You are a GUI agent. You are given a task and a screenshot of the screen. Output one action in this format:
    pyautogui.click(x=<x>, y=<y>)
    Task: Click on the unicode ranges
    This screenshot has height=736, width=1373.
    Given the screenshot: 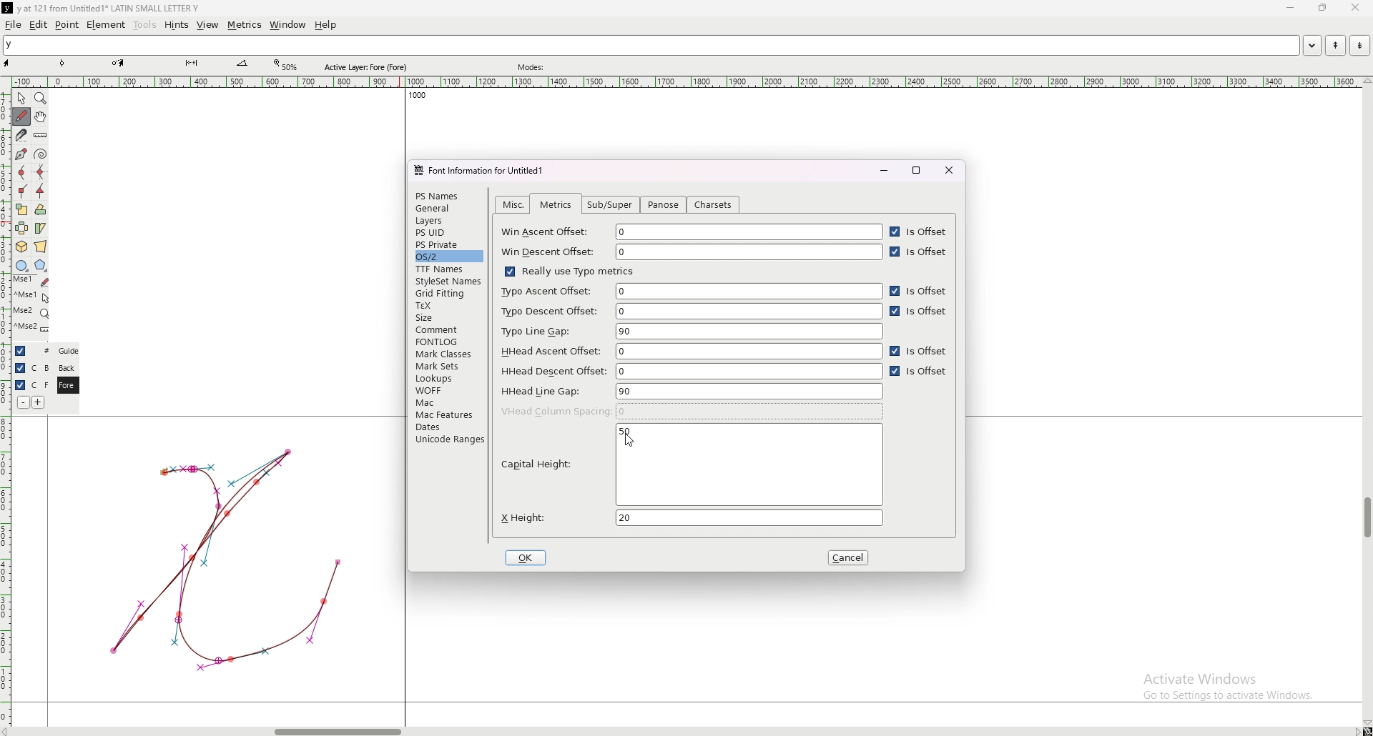 What is the action you would take?
    pyautogui.click(x=448, y=439)
    